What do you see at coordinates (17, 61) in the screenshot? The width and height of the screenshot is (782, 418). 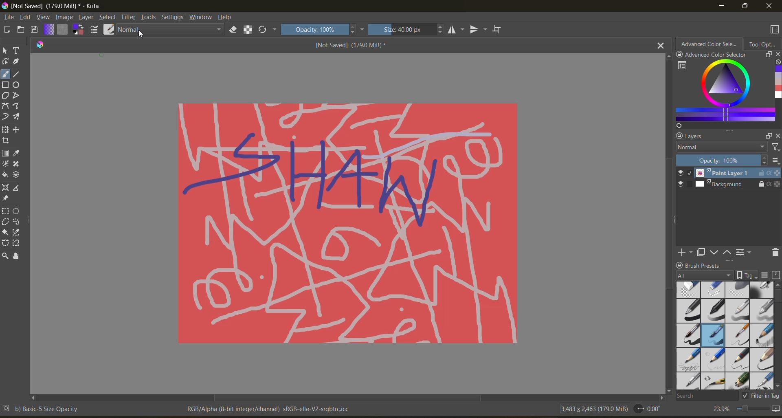 I see `calligraphy` at bounding box center [17, 61].